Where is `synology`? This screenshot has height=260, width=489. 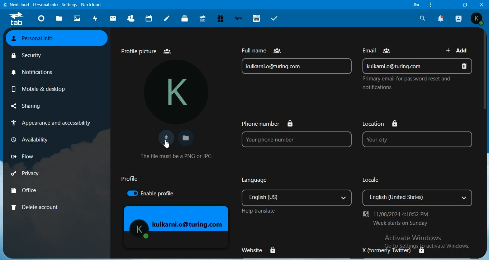 synology is located at coordinates (239, 18).